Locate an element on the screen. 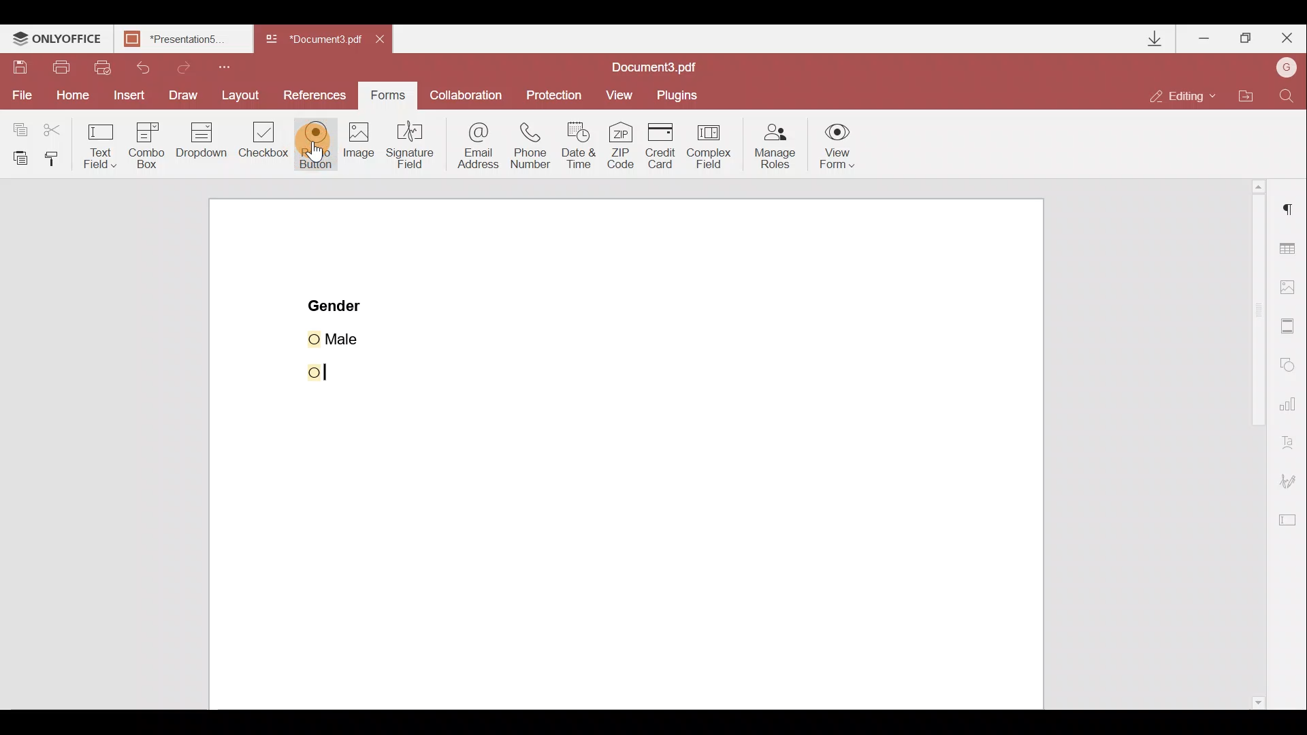 This screenshot has width=1307, height=735. Close is located at coordinates (1287, 39).